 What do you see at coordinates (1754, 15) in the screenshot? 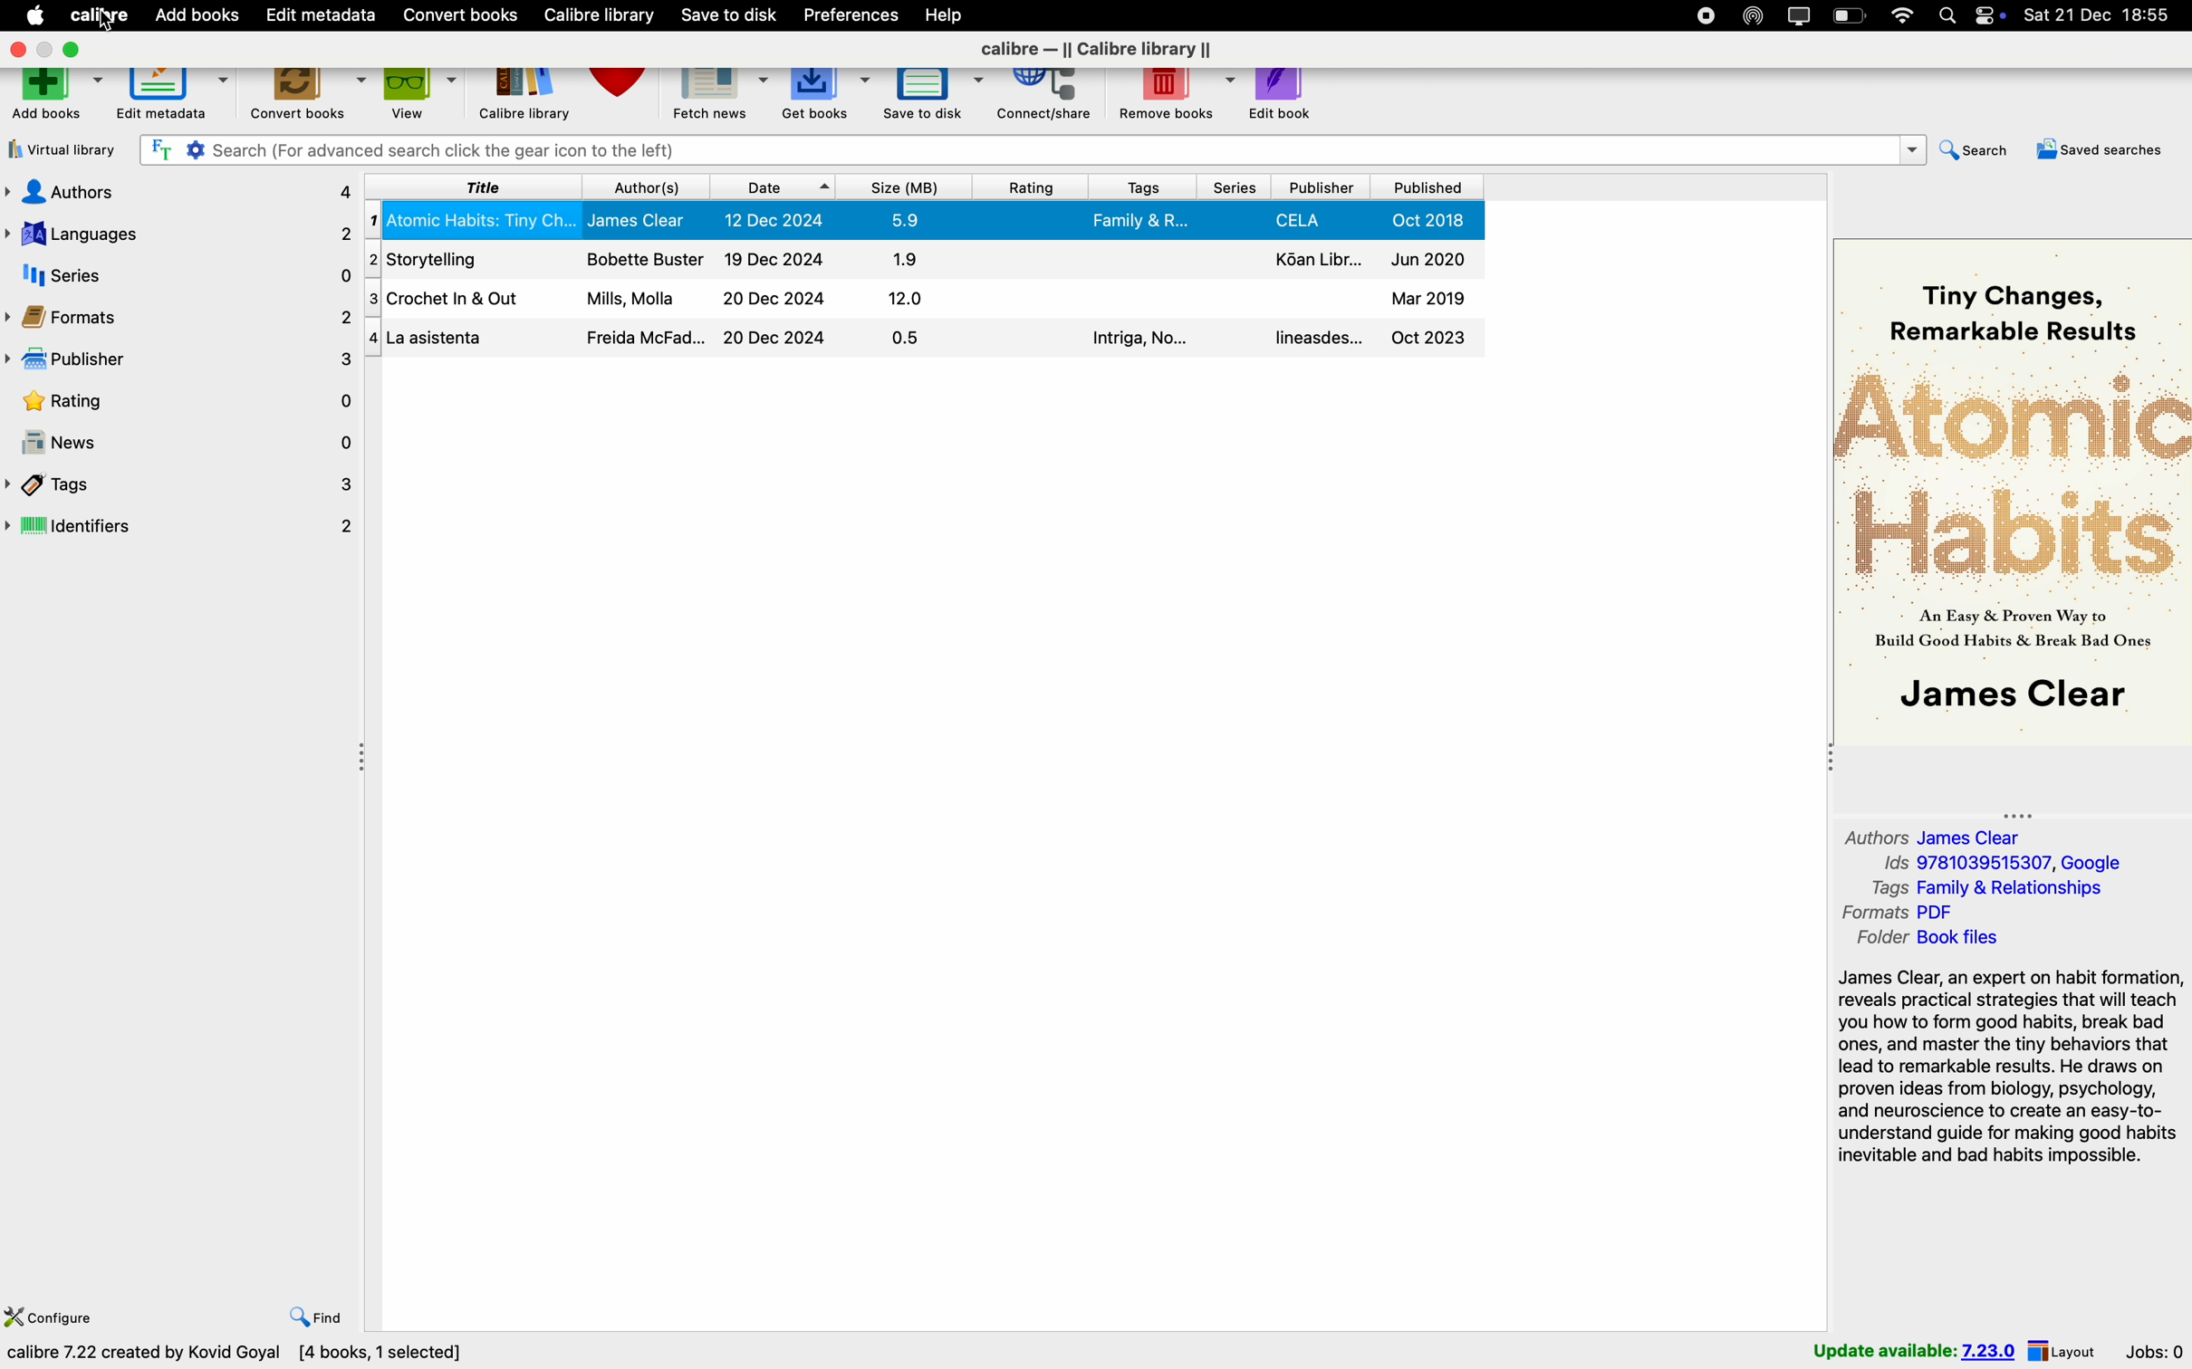
I see `Airdrop` at bounding box center [1754, 15].